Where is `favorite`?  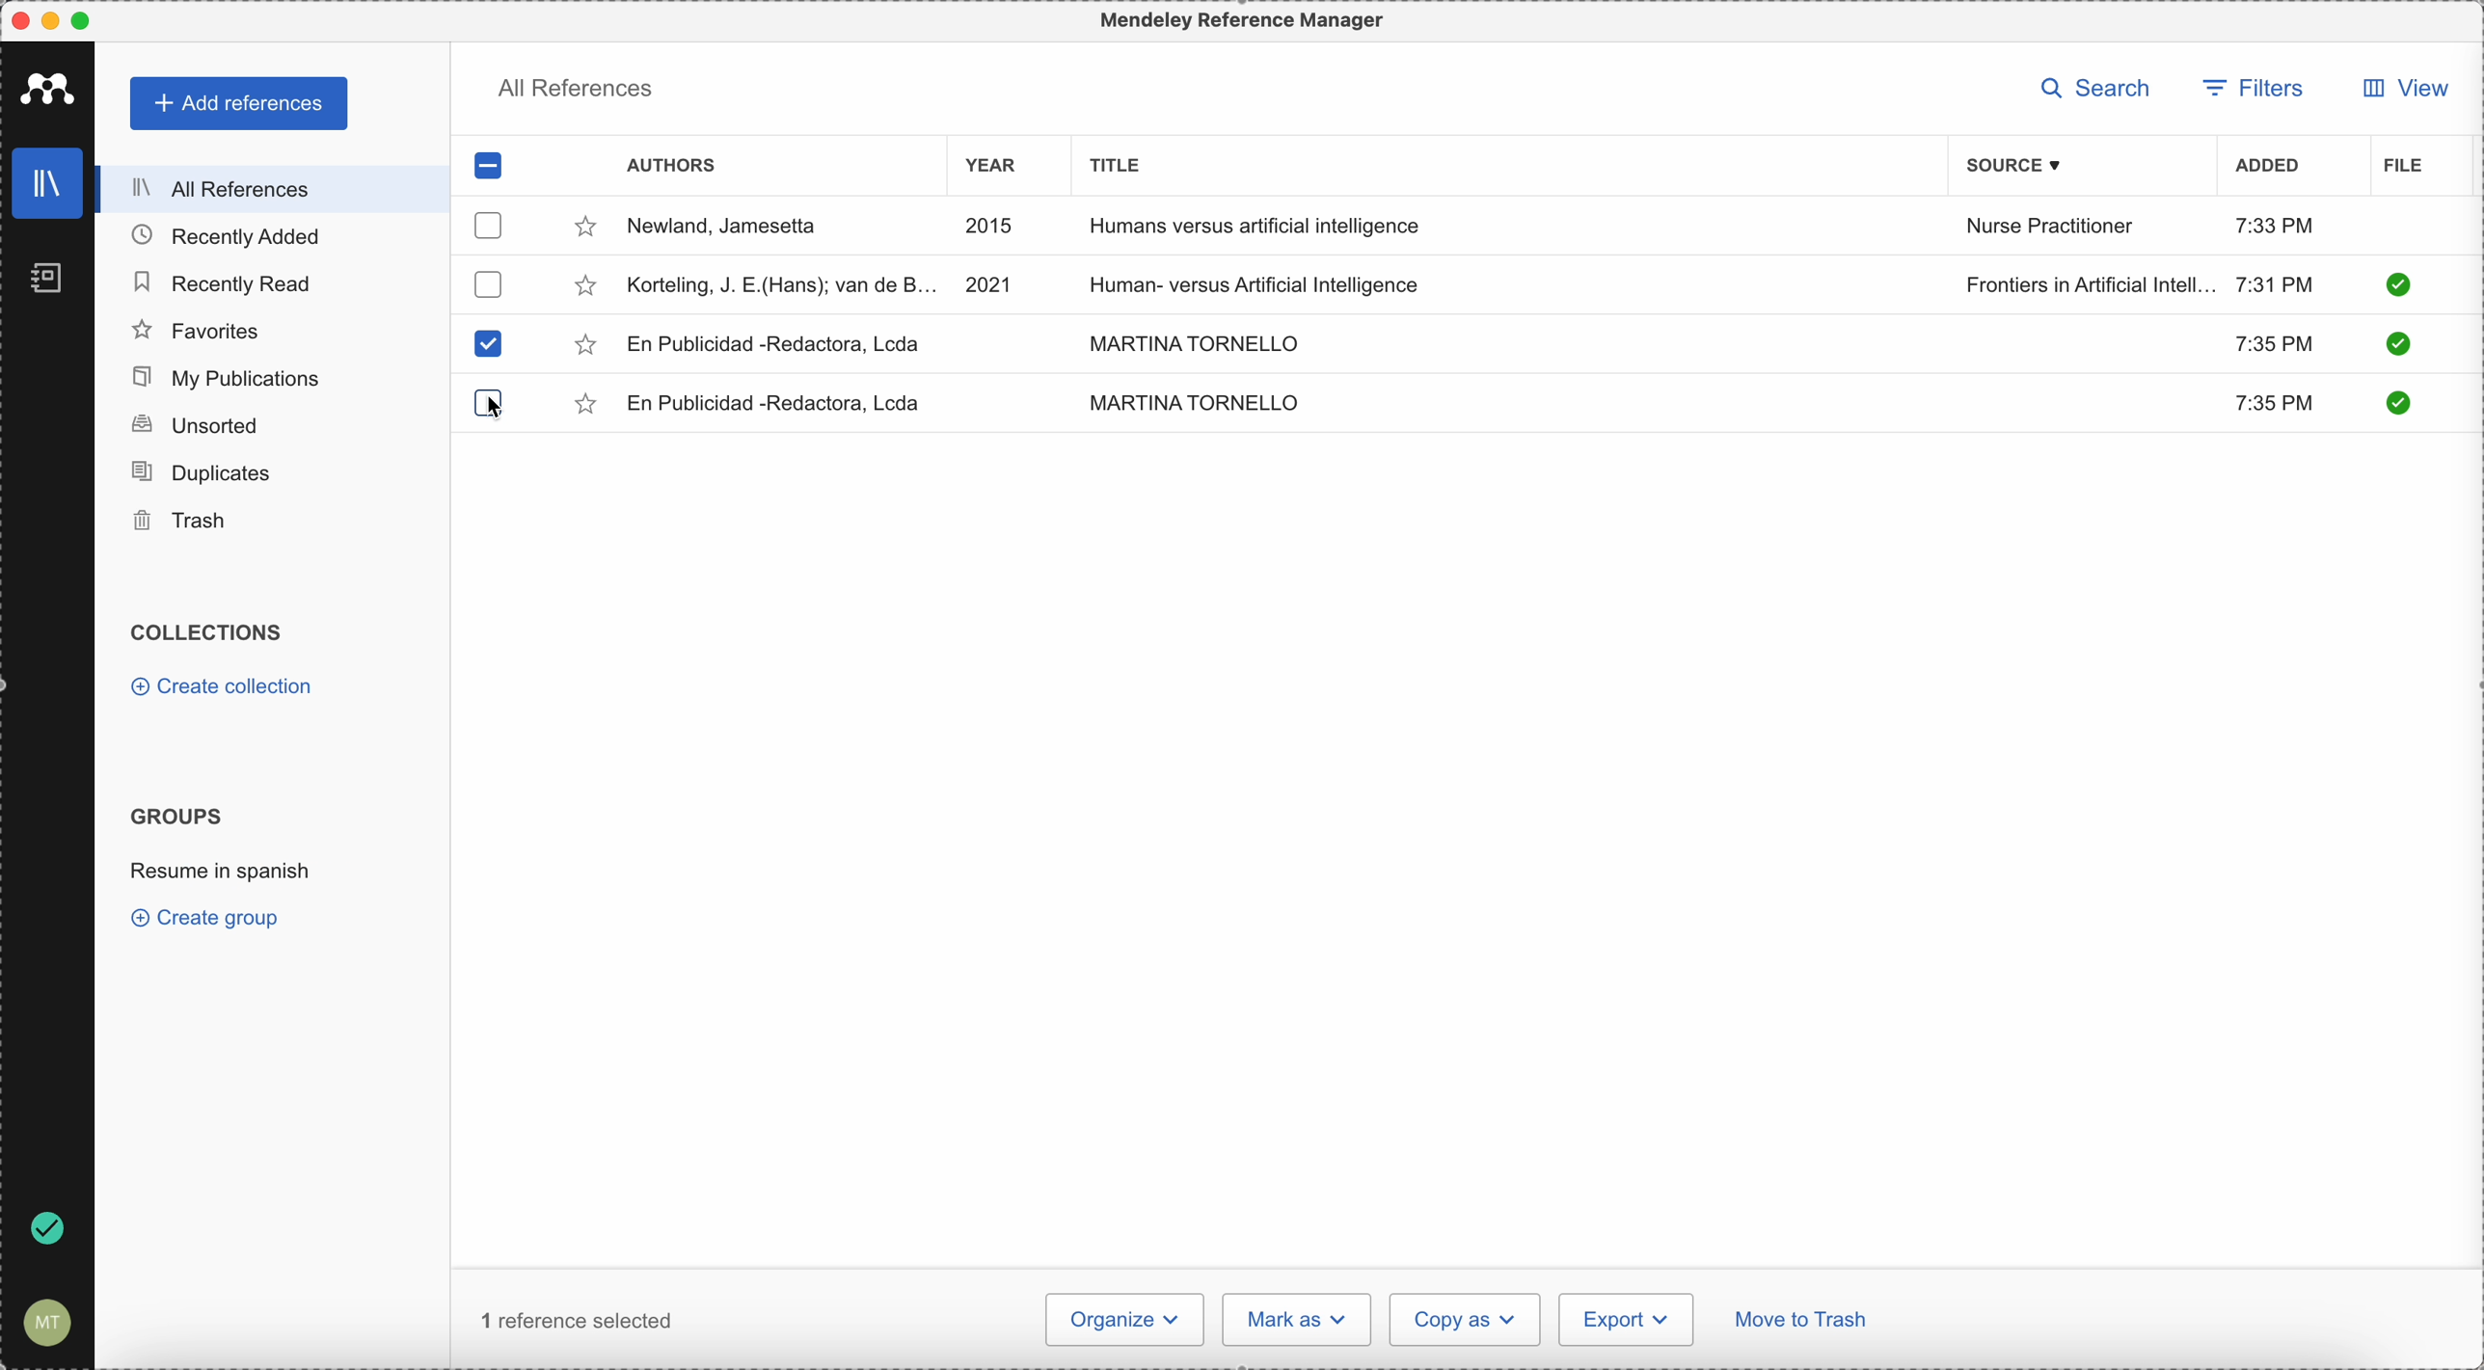 favorite is located at coordinates (585, 289).